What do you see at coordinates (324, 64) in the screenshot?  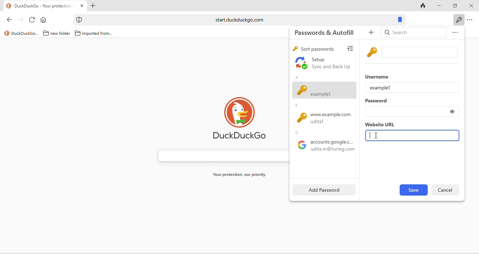 I see `set up` at bounding box center [324, 64].